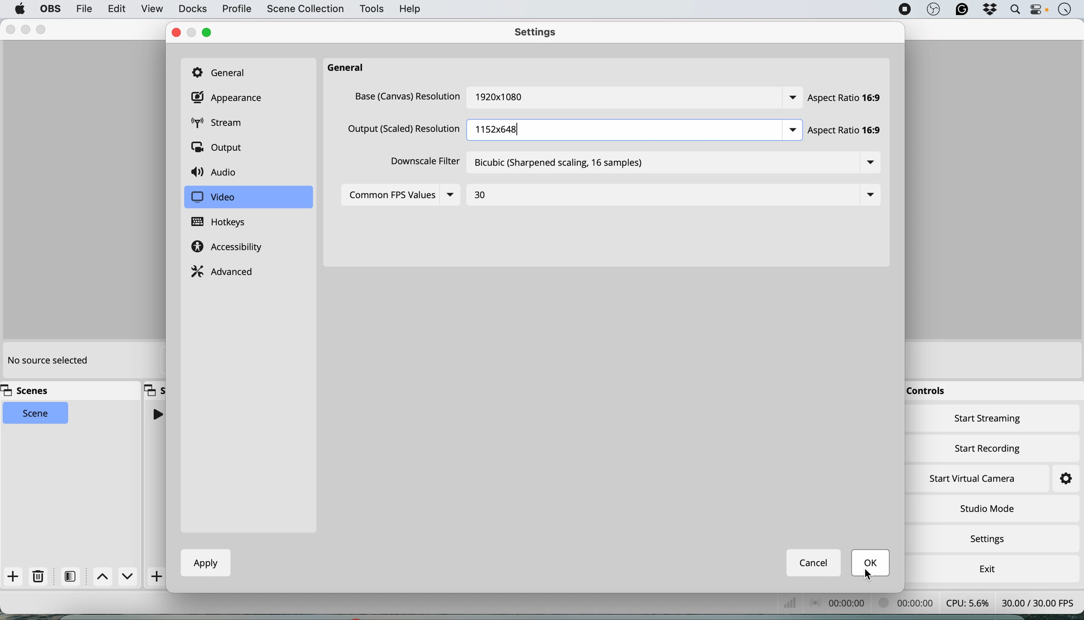 The height and width of the screenshot is (620, 1084). Describe the element at coordinates (1014, 10) in the screenshot. I see `spotlight search` at that location.